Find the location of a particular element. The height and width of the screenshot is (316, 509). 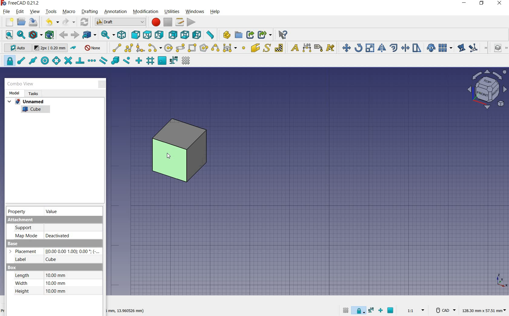

macro recording is located at coordinates (155, 22).